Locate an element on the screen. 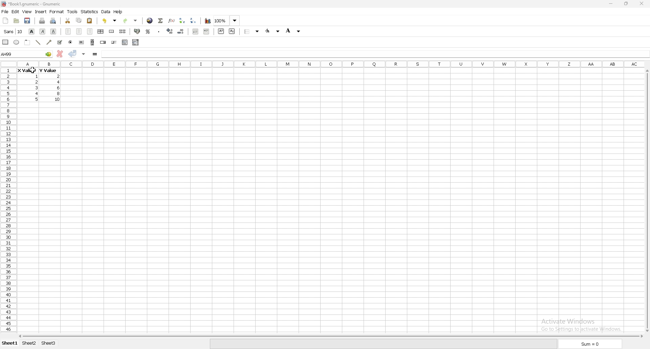 This screenshot has width=650, height=349. spin button is located at coordinates (103, 42).